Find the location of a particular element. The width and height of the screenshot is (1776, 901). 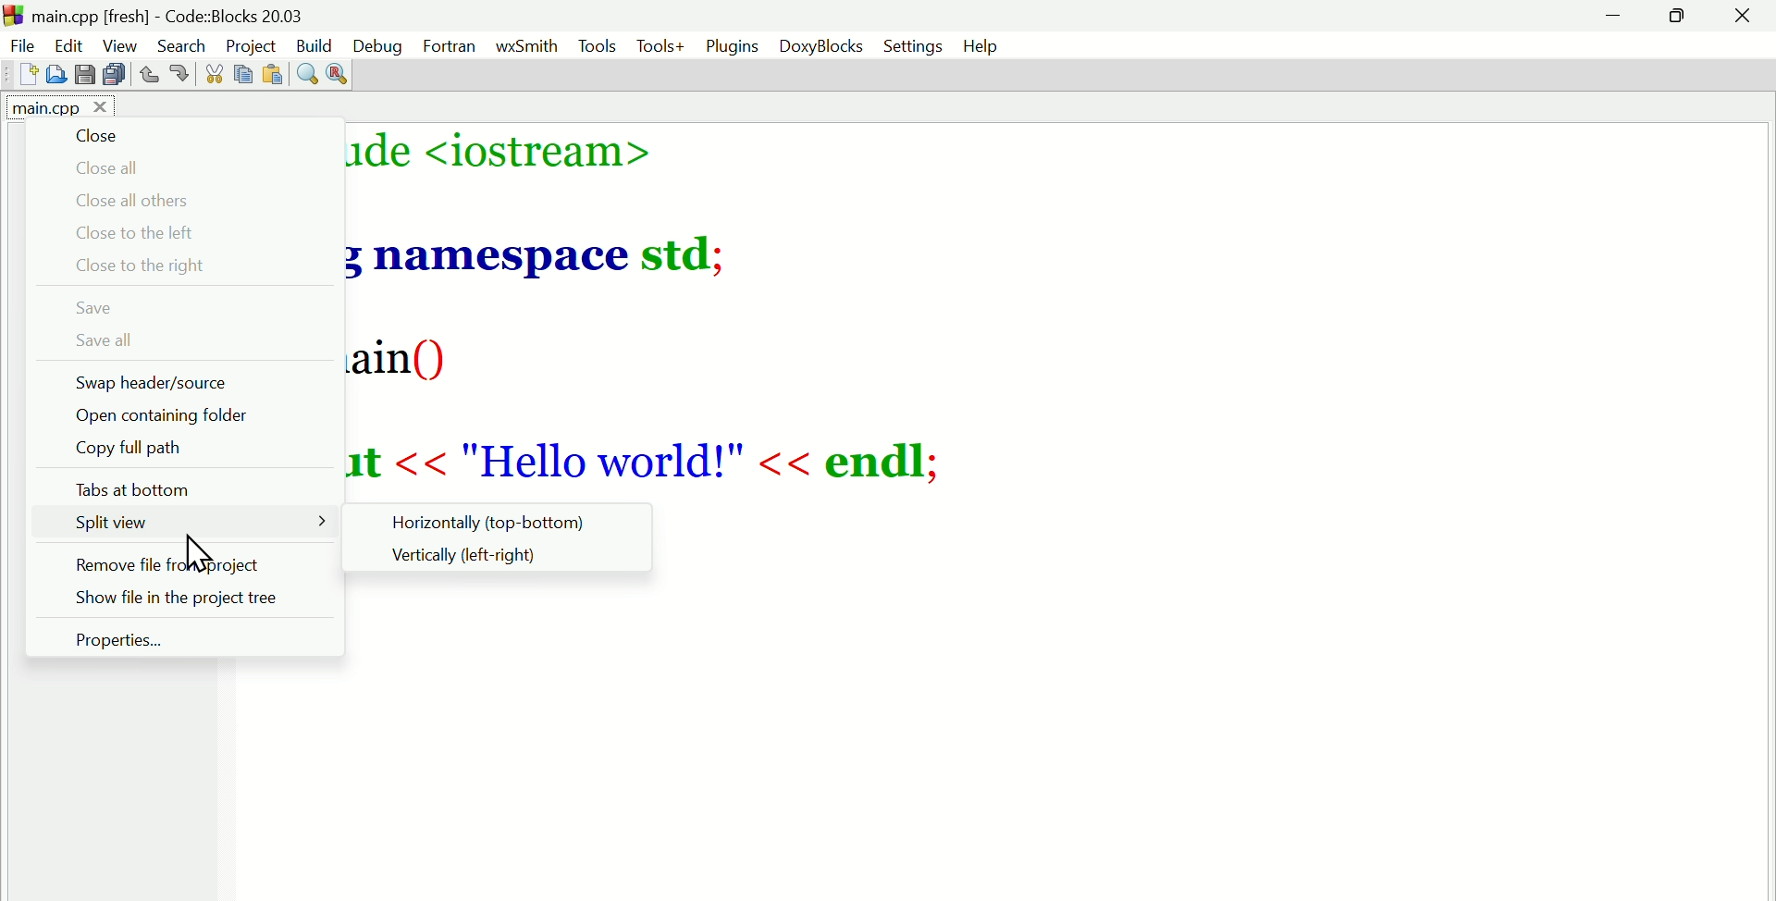

help is located at coordinates (982, 47).